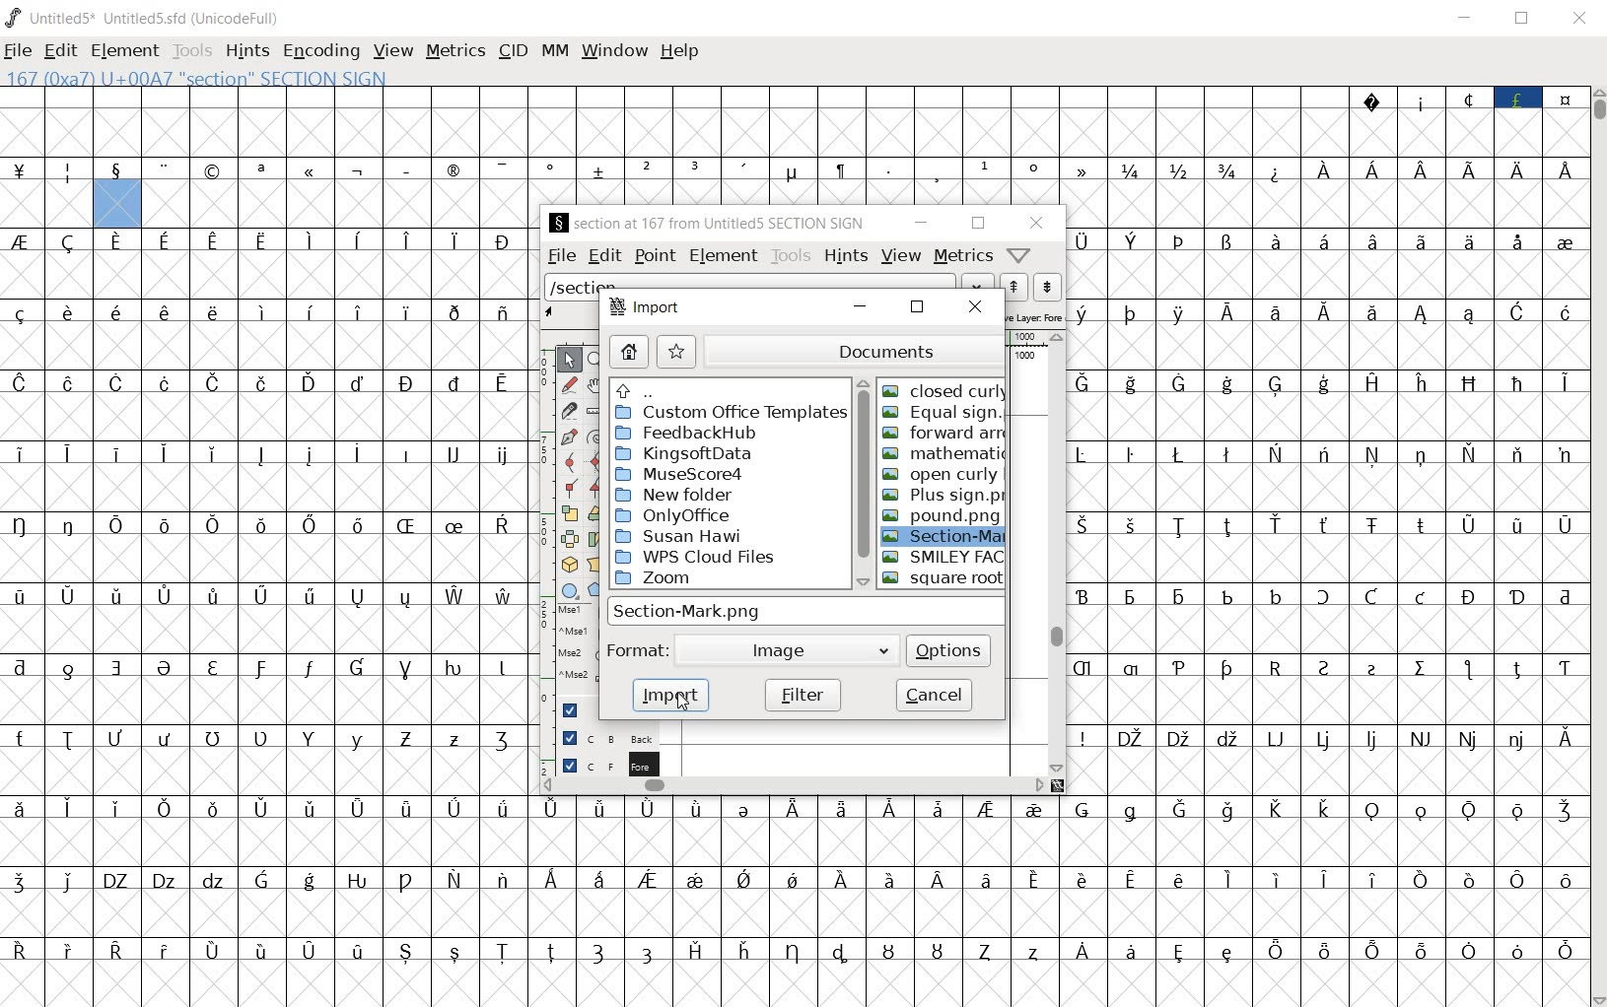  What do you see at coordinates (1277, 170) in the screenshot?
I see `special symbol` at bounding box center [1277, 170].